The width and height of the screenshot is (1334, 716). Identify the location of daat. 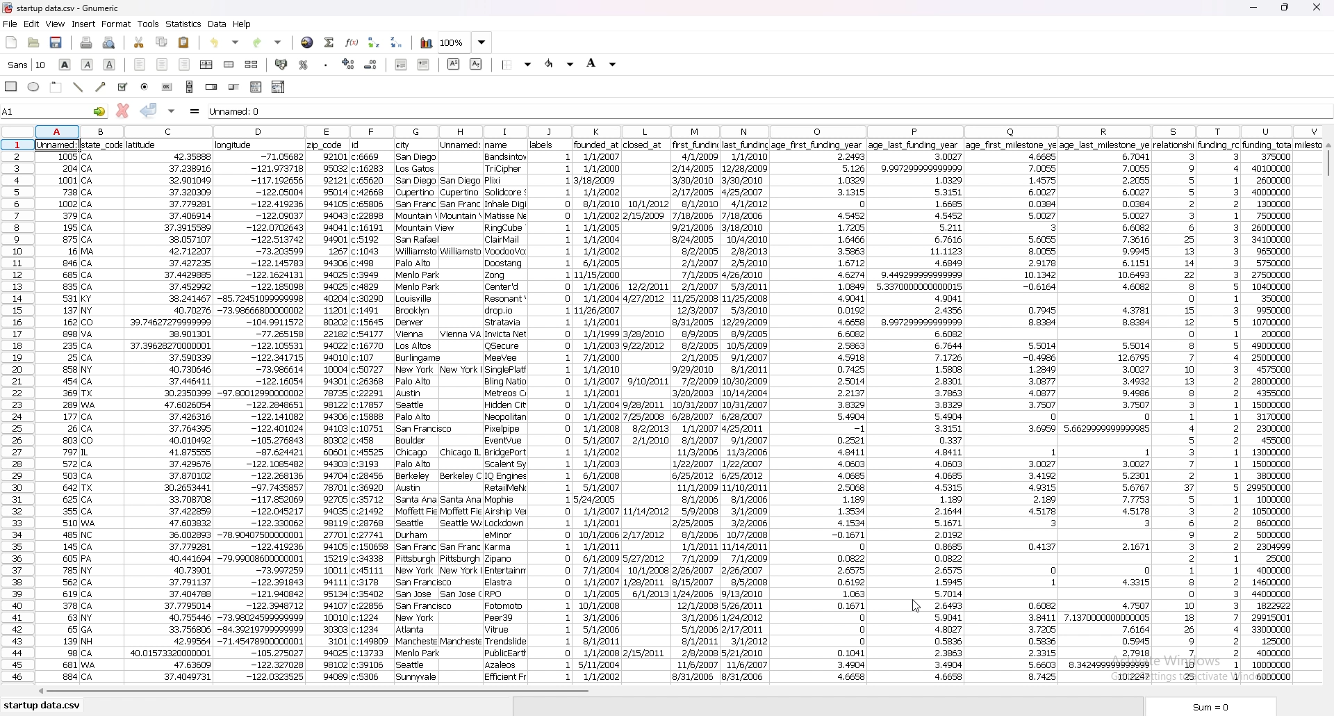
(461, 410).